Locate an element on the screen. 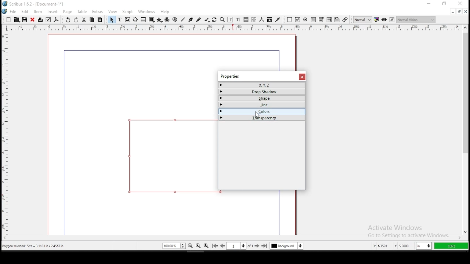 Image resolution: width=470 pixels, height=264 pixels. rotate item is located at coordinates (214, 20).